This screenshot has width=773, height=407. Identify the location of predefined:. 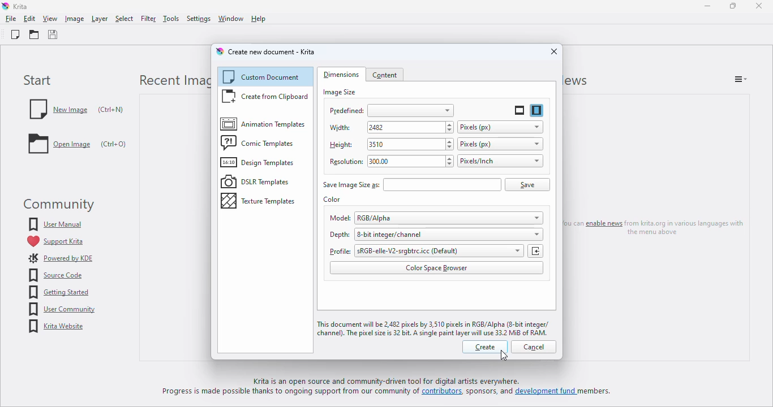
(392, 111).